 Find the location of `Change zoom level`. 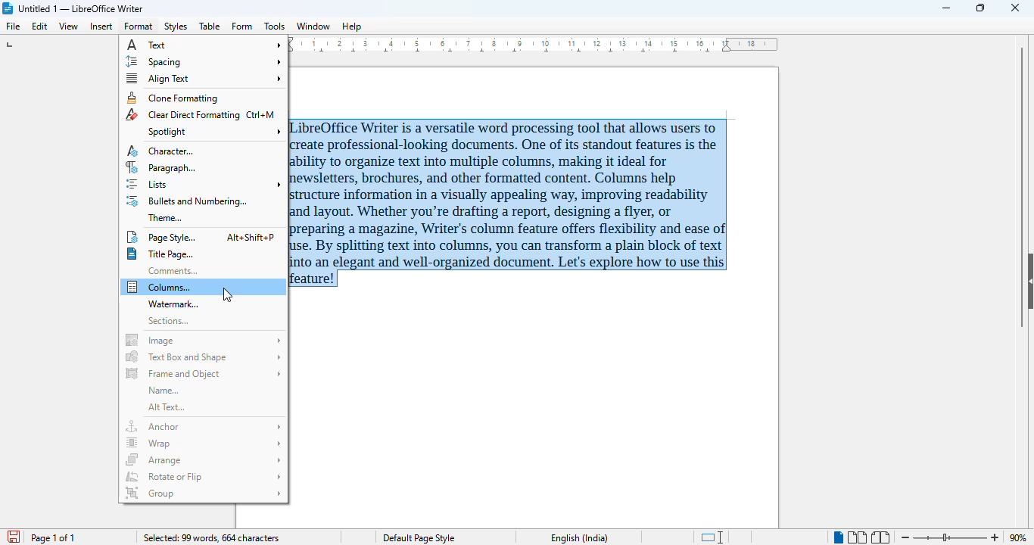

Change zoom level is located at coordinates (951, 537).